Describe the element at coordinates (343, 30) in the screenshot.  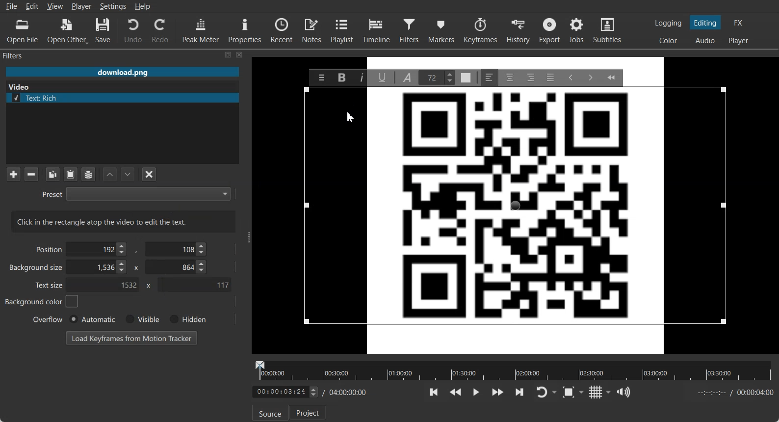
I see `Playlist` at that location.